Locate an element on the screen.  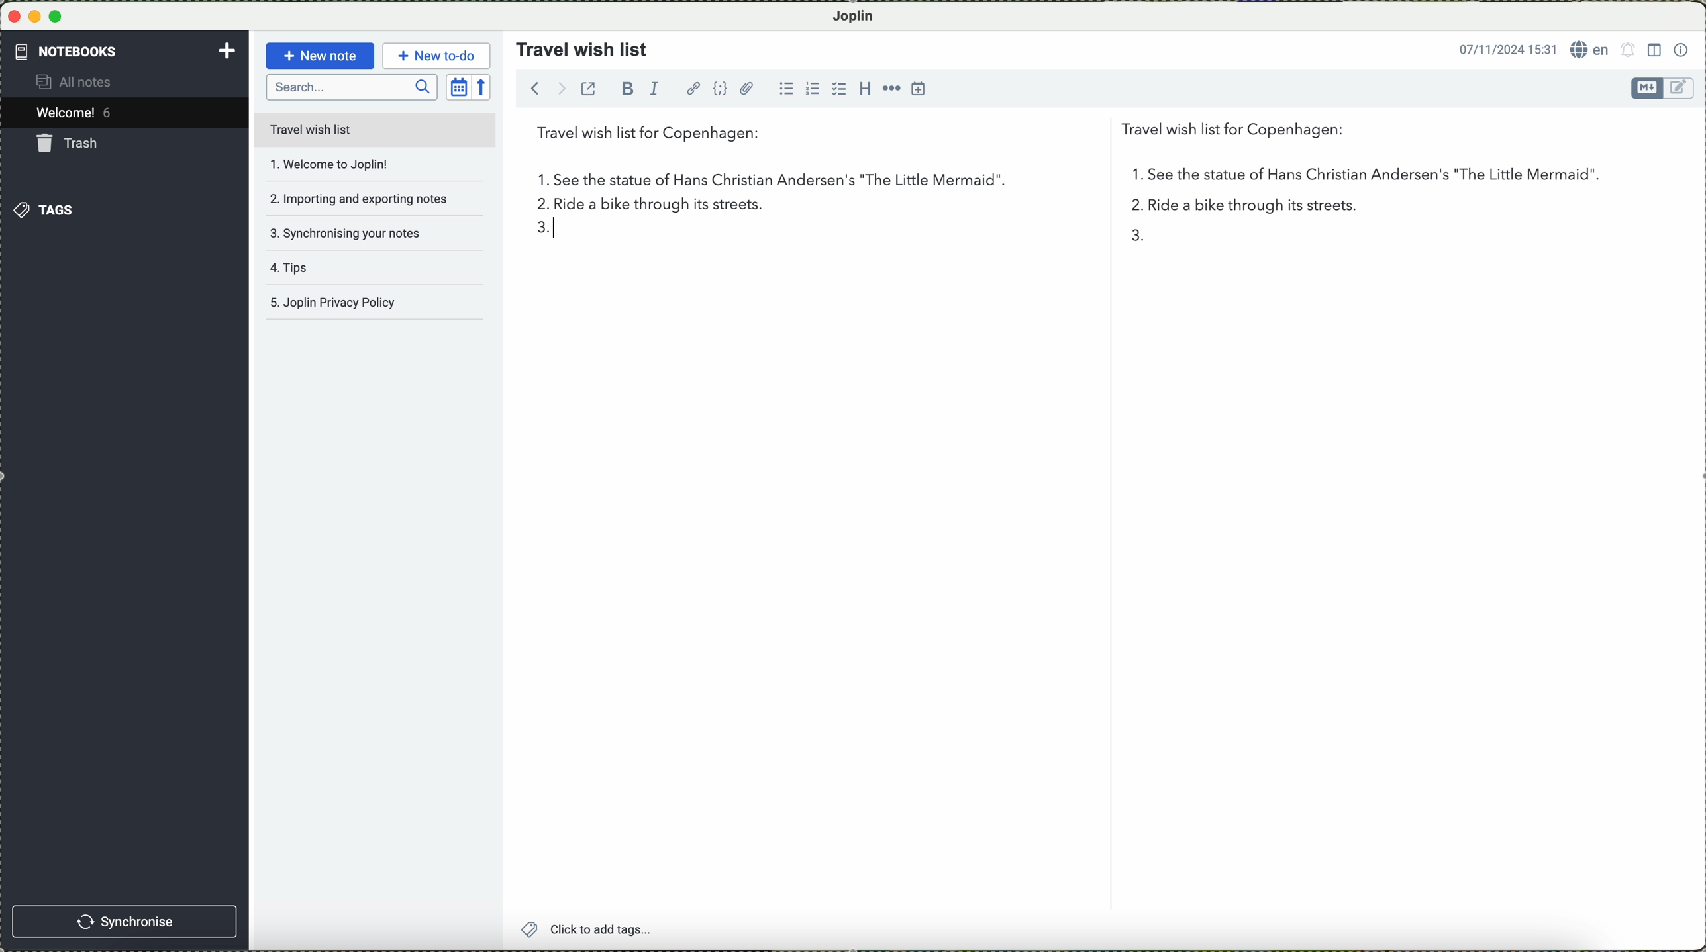
tags is located at coordinates (46, 209).